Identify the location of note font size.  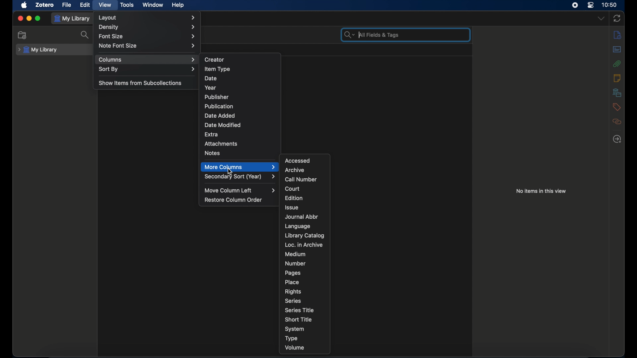
(147, 46).